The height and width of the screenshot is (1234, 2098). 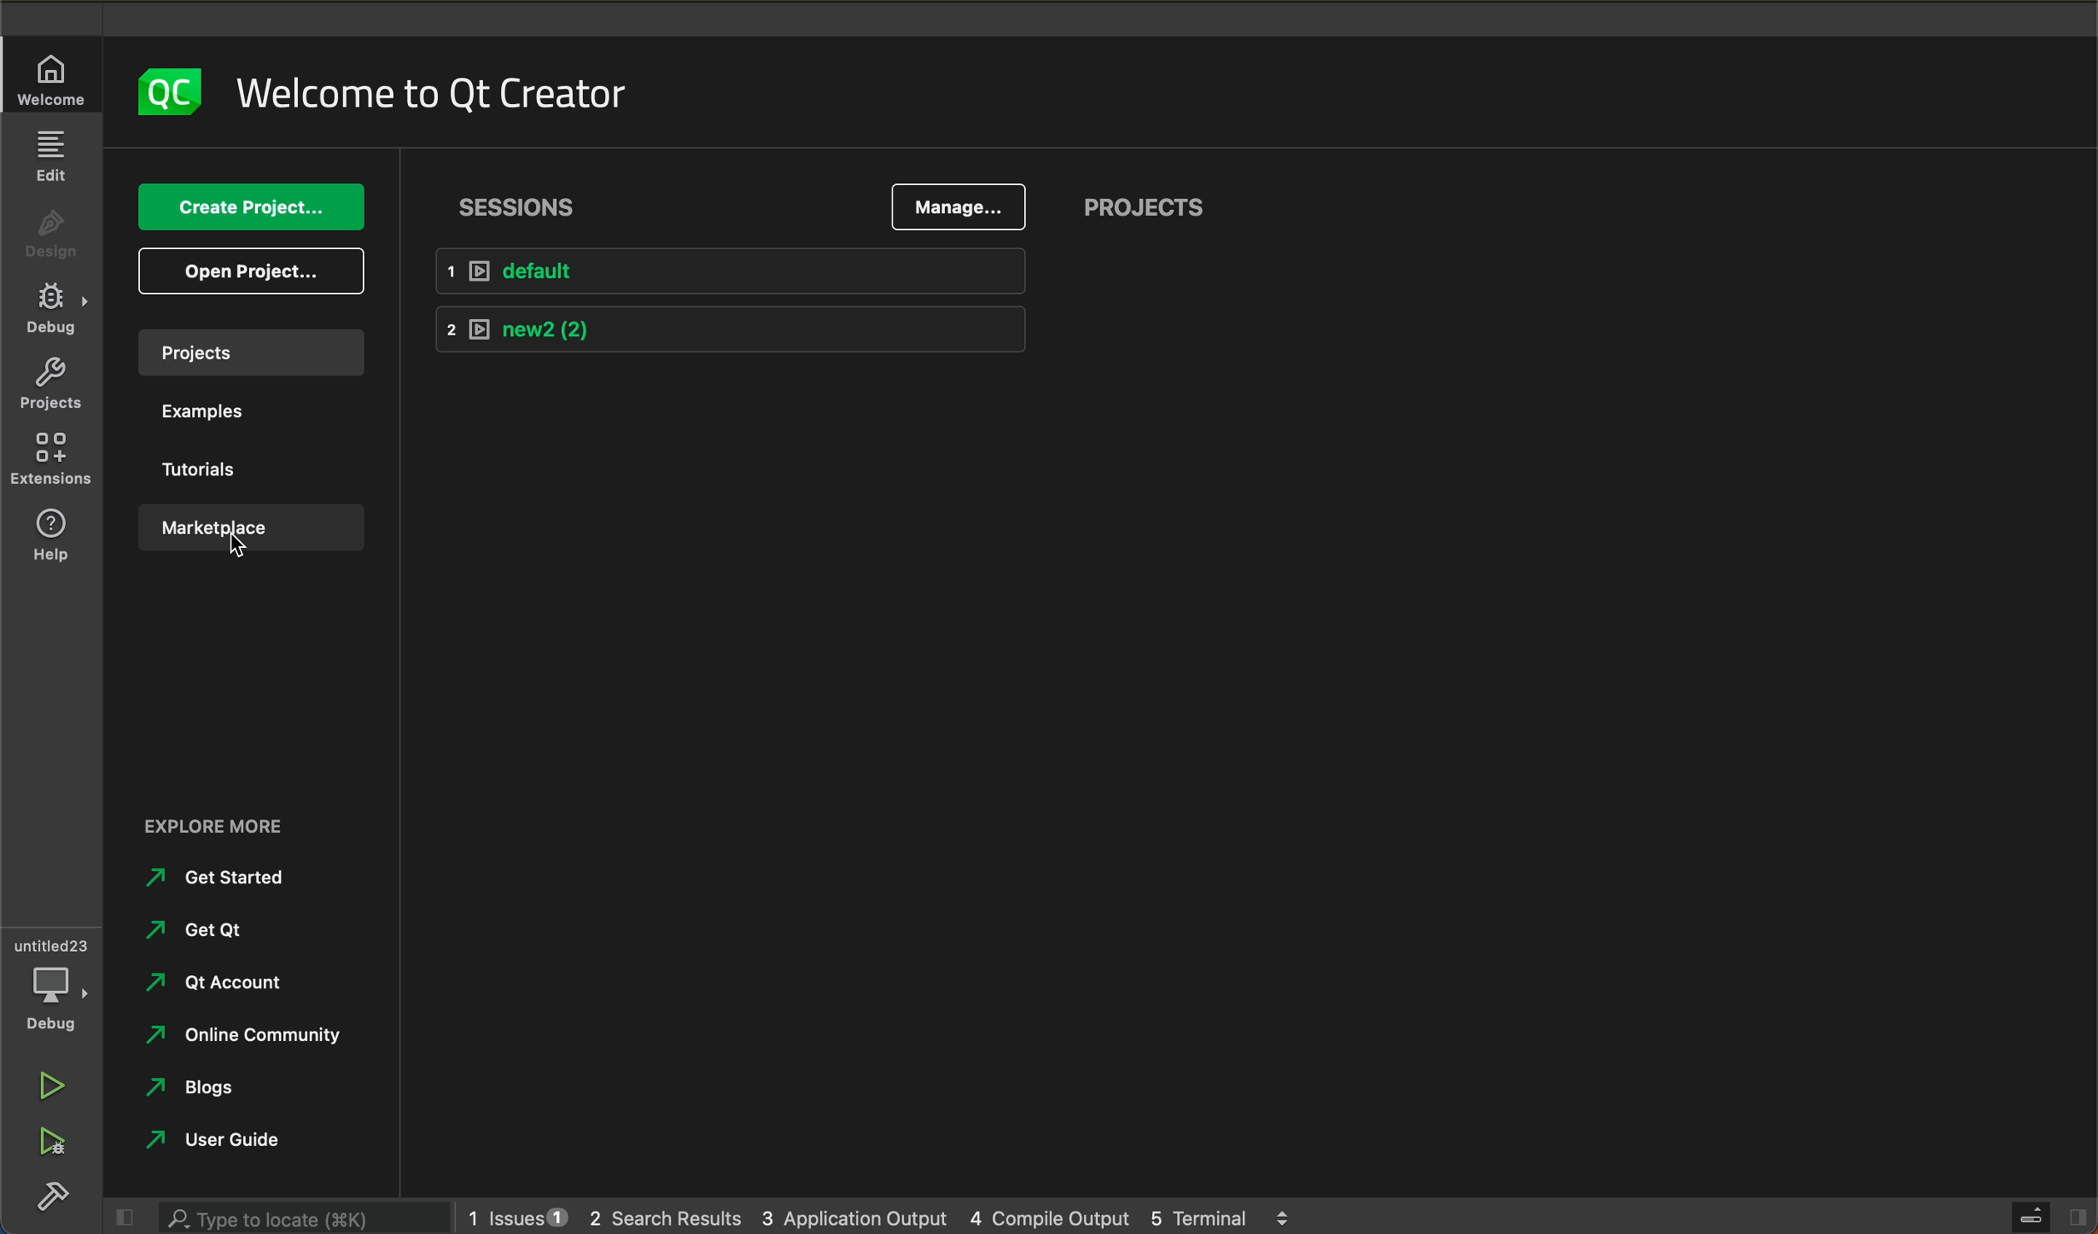 I want to click on , so click(x=244, y=1094).